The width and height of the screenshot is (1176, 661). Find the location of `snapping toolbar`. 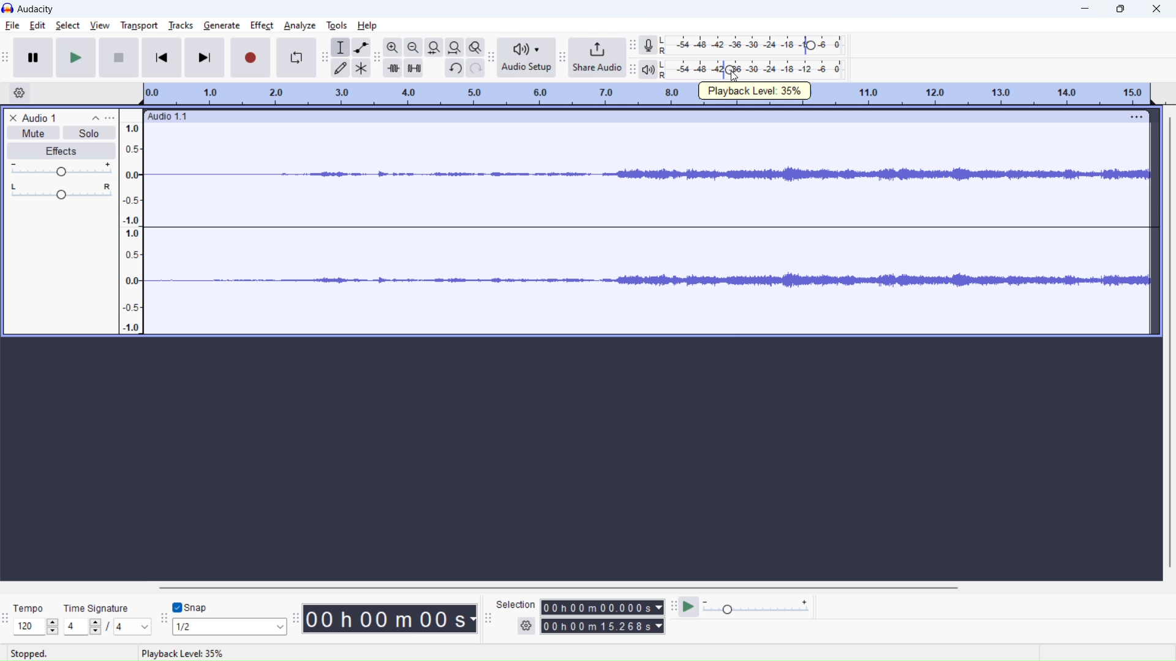

snapping toolbar is located at coordinates (163, 618).